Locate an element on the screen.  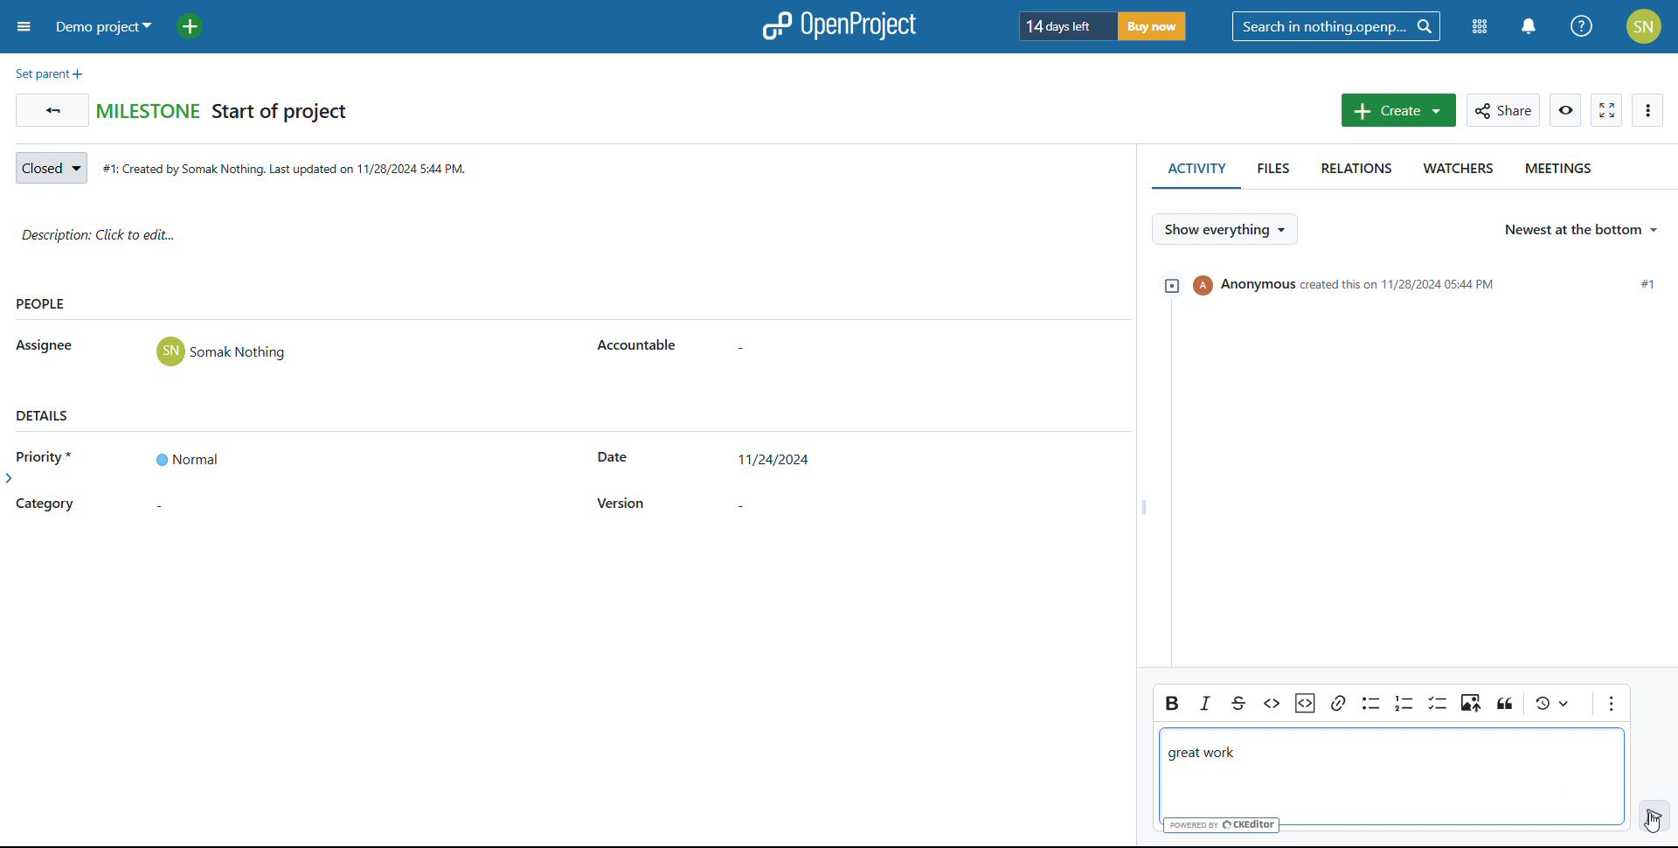
search is located at coordinates (1336, 26).